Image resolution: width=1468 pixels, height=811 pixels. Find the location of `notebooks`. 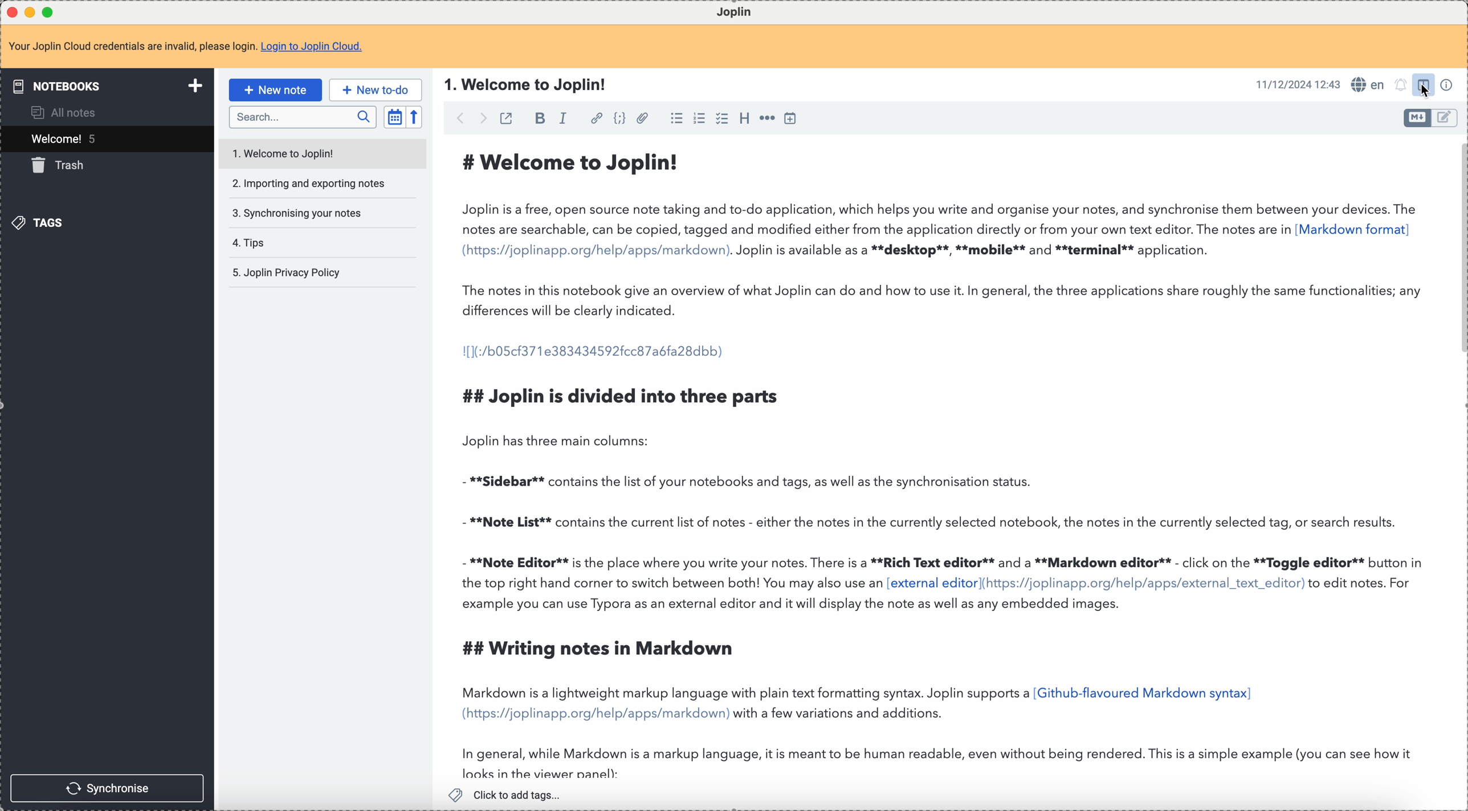

notebooks is located at coordinates (105, 85).